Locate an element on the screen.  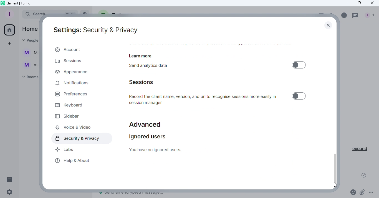
Sidebar is located at coordinates (69, 116).